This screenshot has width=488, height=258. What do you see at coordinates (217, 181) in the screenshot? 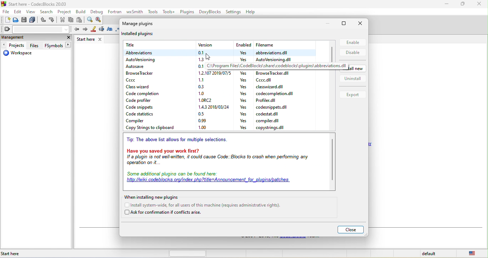
I see `some additional plugins can be found here` at bounding box center [217, 181].